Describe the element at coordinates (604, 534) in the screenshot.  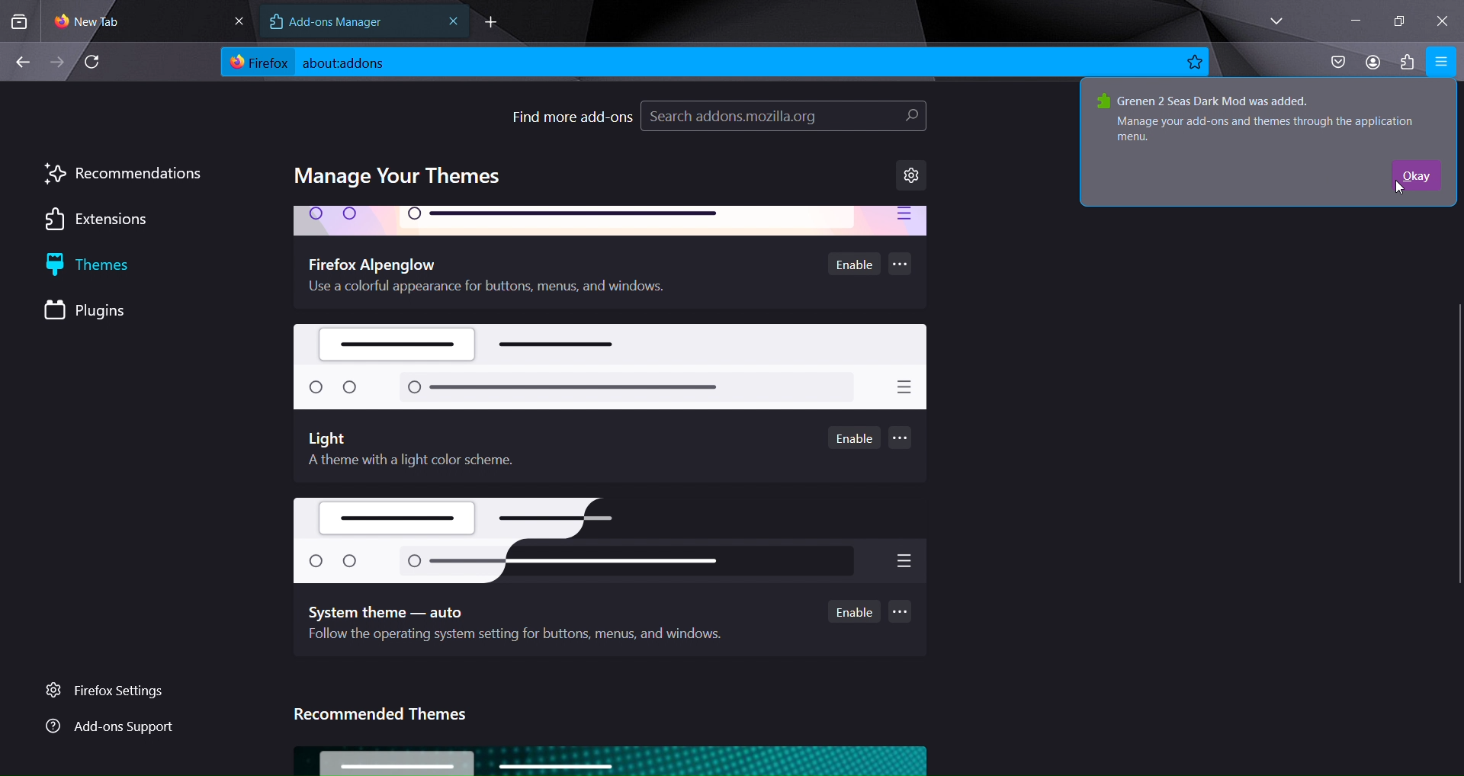
I see `` at that location.